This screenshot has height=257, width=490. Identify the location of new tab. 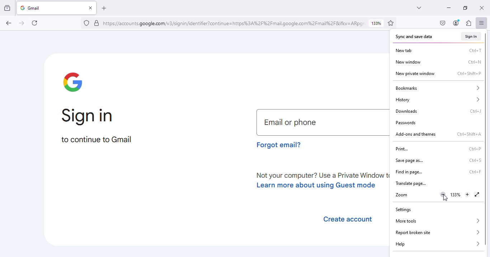
(404, 50).